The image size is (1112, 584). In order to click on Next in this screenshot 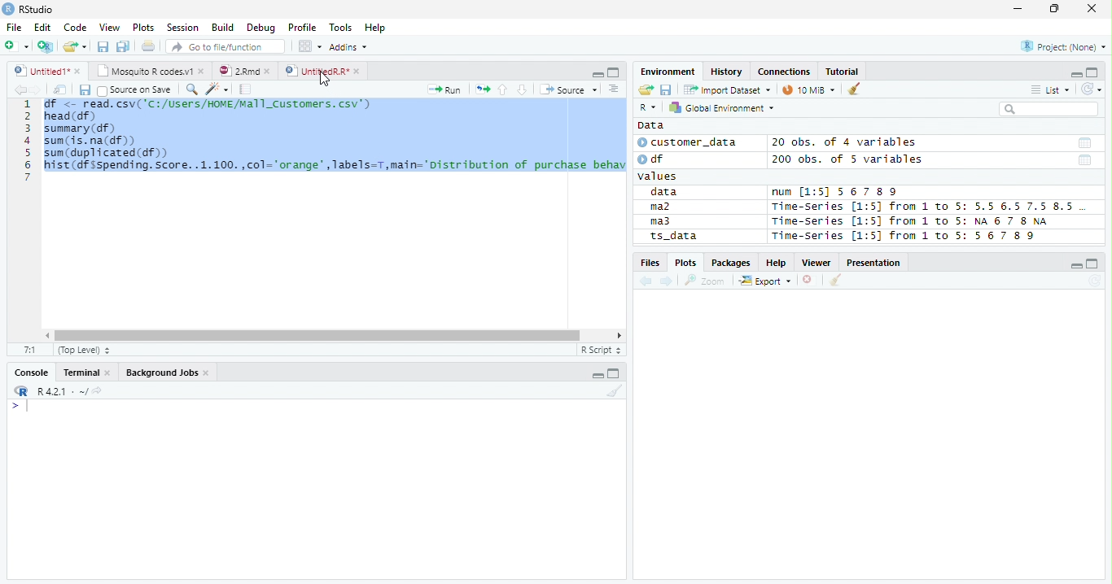, I will do `click(668, 282)`.